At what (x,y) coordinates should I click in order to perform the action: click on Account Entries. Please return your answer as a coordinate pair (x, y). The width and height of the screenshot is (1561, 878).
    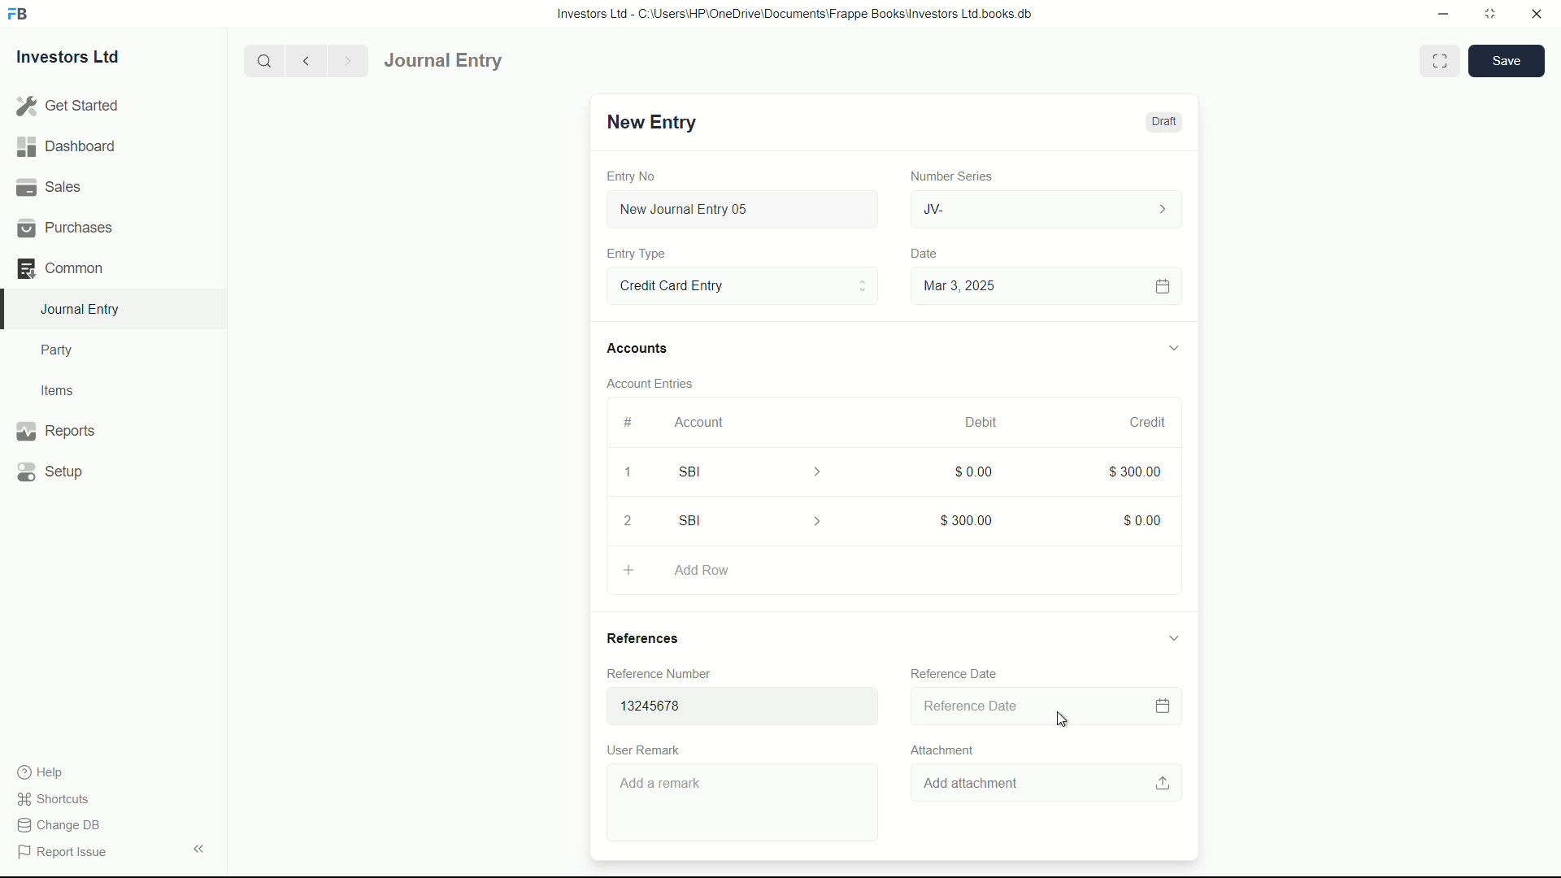
    Looking at the image, I should click on (657, 380).